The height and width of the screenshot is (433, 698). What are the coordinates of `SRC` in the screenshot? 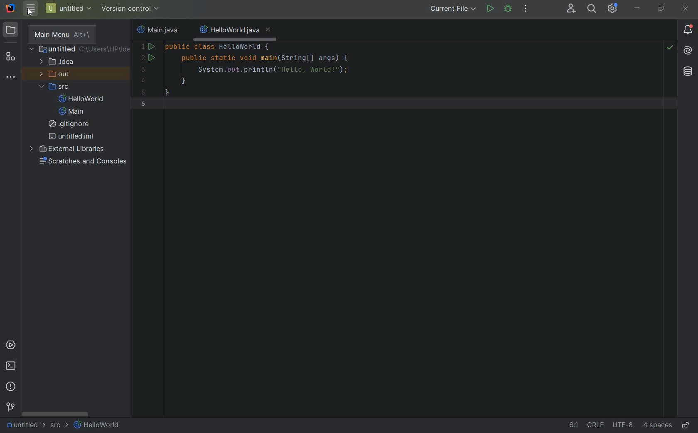 It's located at (59, 86).